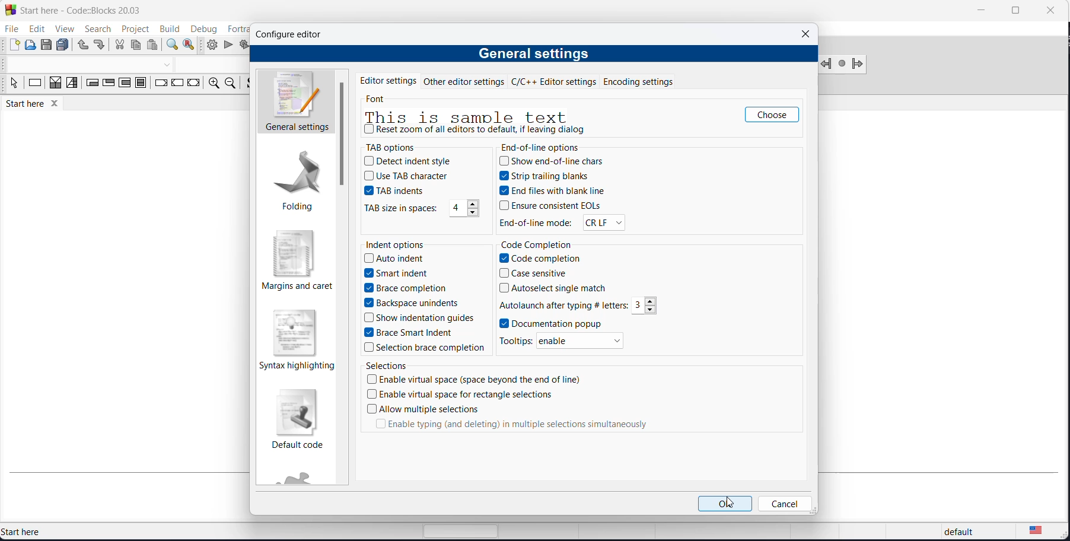 The height and width of the screenshot is (541, 1070). I want to click on exit condition loop, so click(107, 85).